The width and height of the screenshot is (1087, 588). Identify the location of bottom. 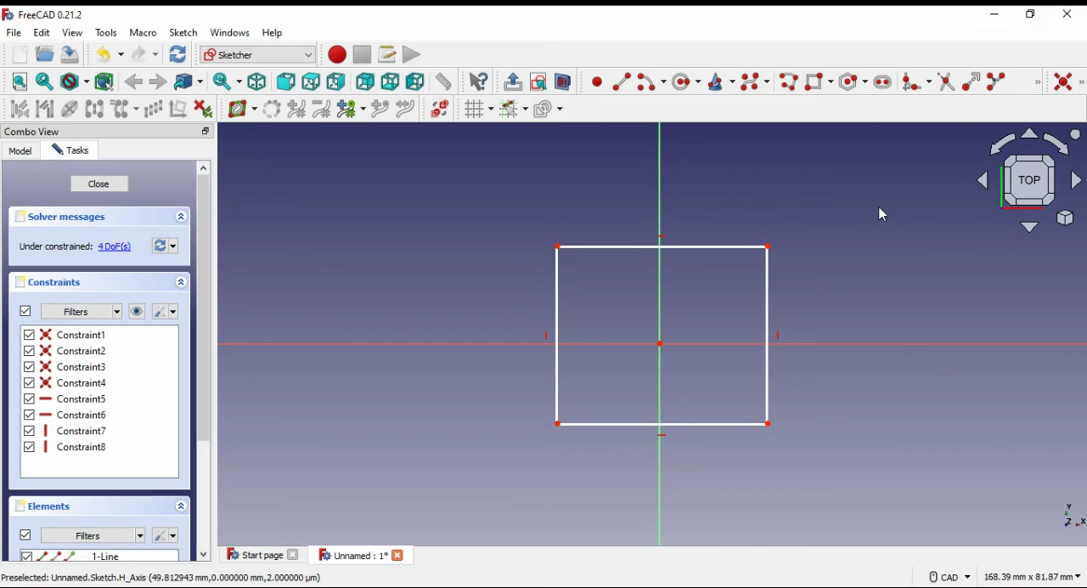
(390, 82).